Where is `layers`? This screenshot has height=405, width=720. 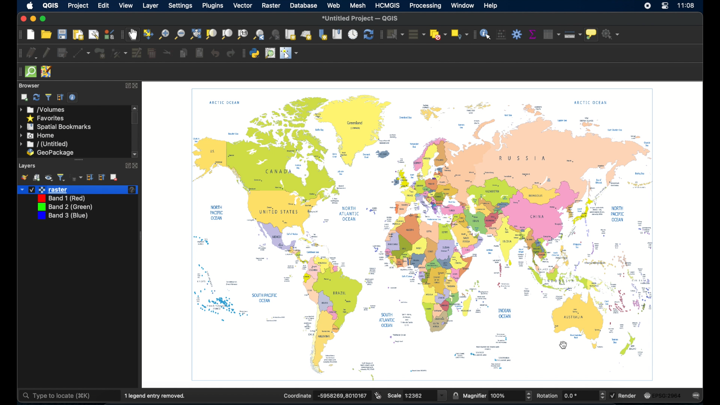 layers is located at coordinates (28, 165).